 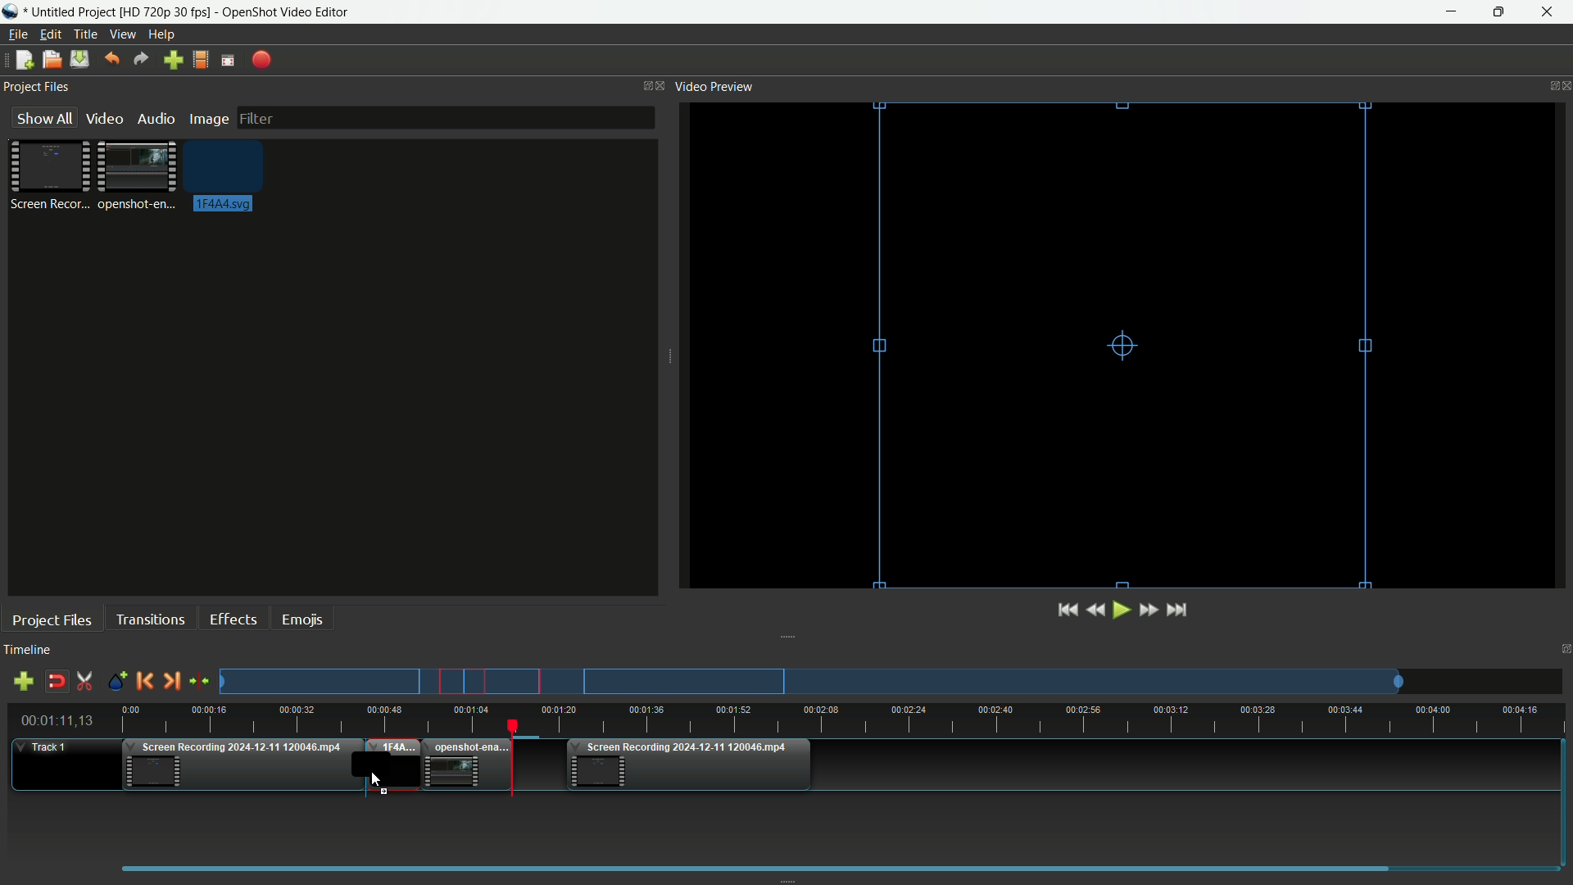 I want to click on Video one in timeline, so click(x=240, y=768).